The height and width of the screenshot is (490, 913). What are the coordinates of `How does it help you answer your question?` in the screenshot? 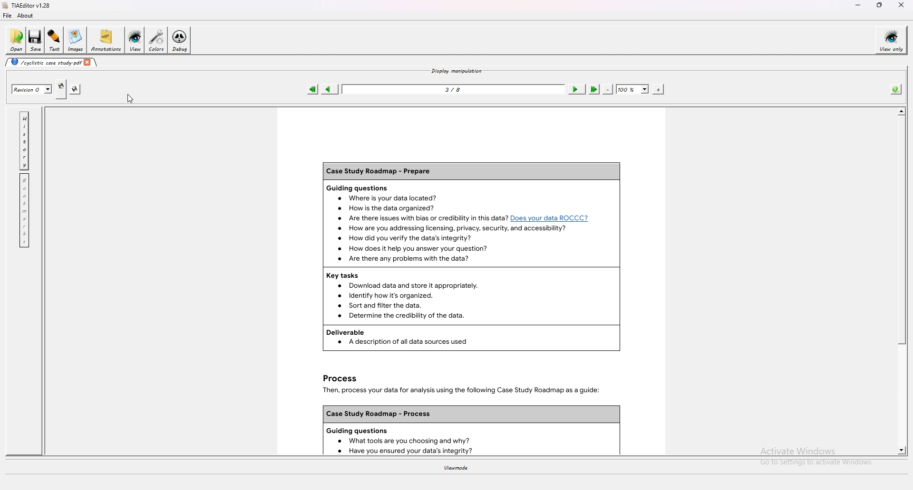 It's located at (419, 248).